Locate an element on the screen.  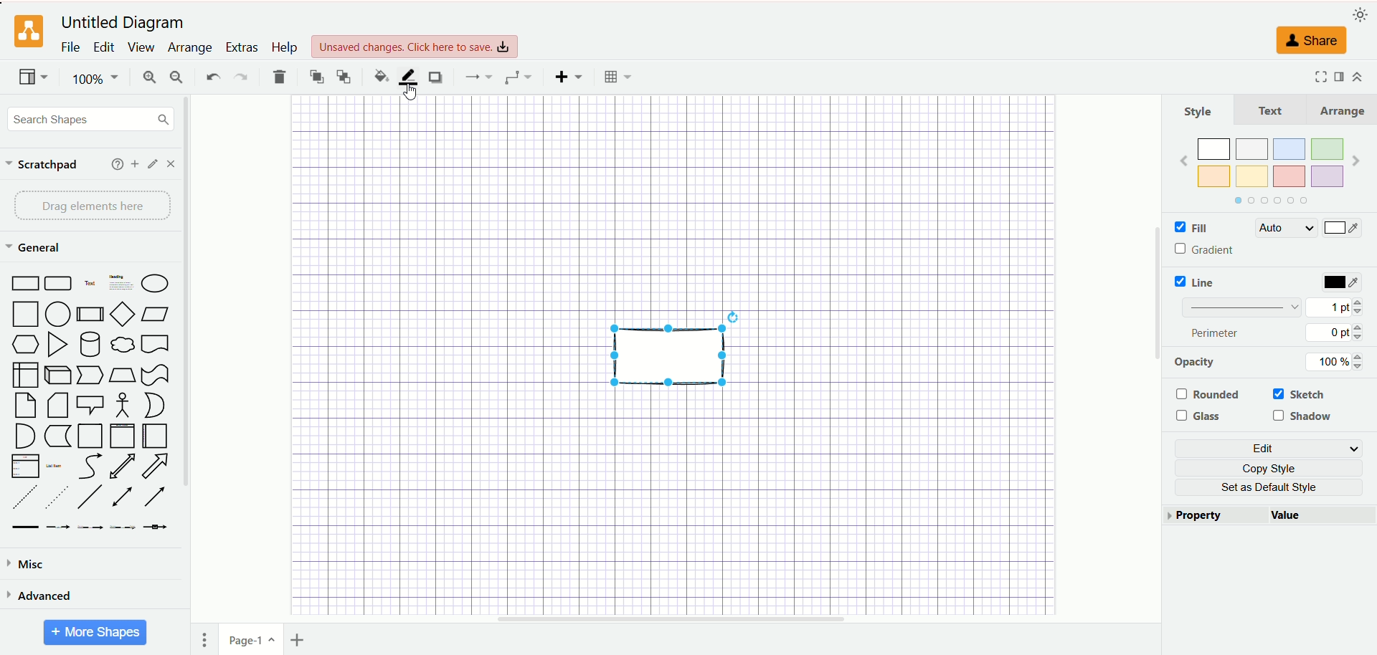
style is located at coordinates (1202, 110).